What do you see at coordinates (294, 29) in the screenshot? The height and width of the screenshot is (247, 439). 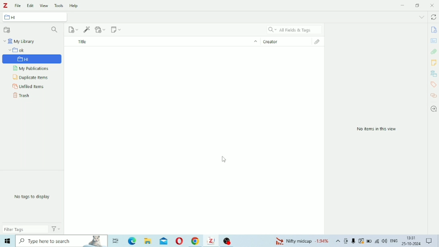 I see `All Fields & Tags` at bounding box center [294, 29].